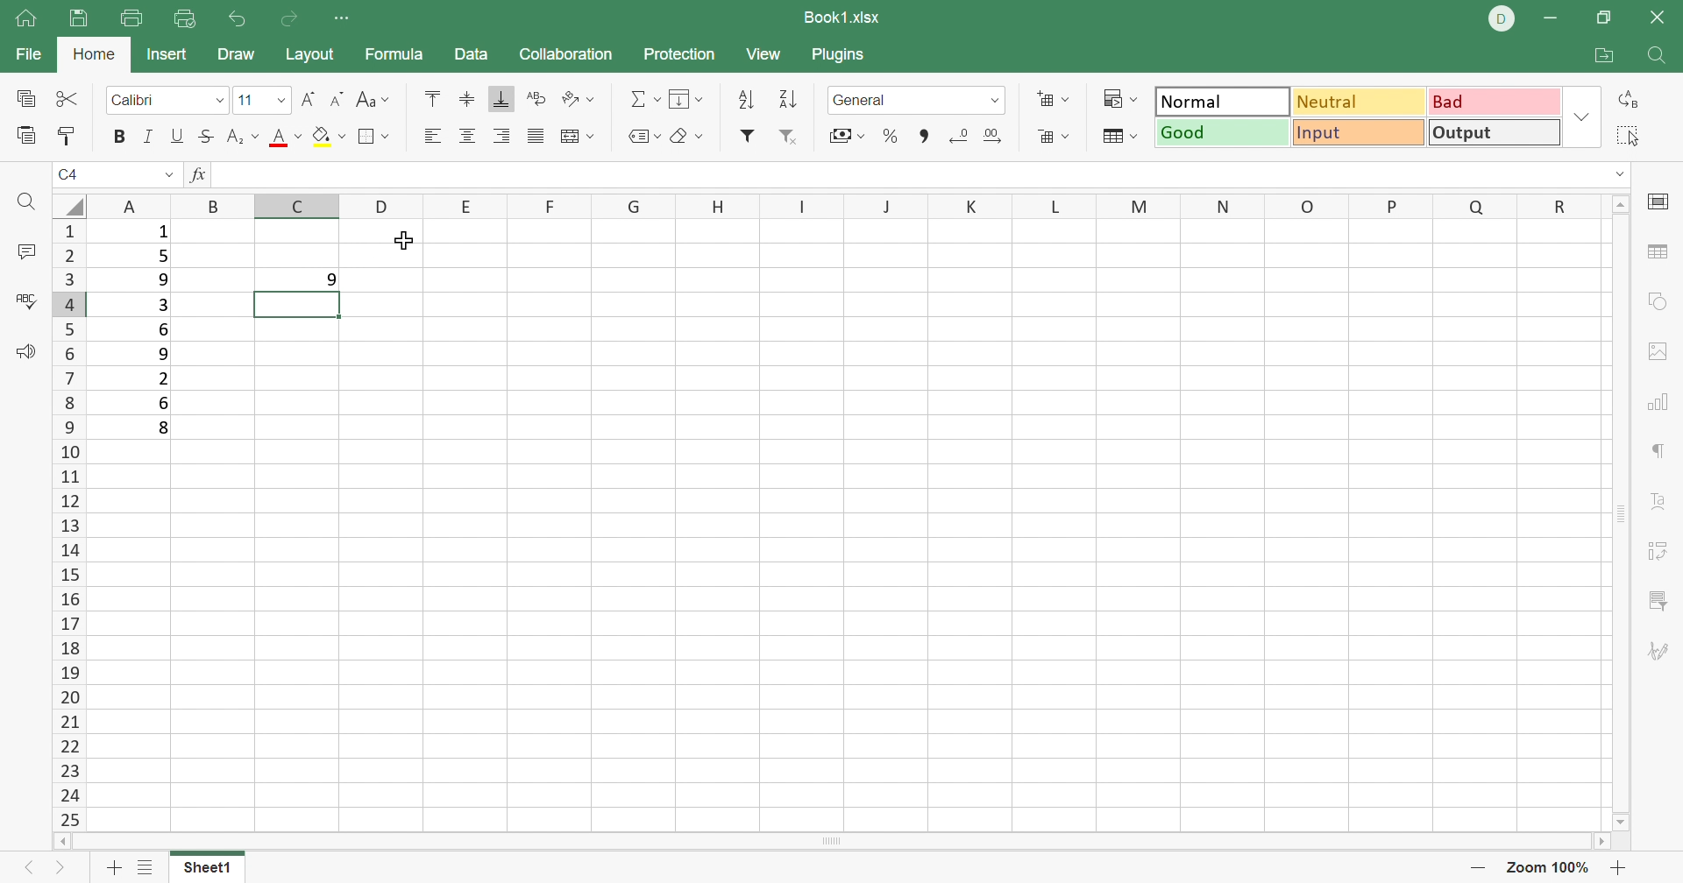 This screenshot has width=1683, height=883. I want to click on Drop Down, so click(219, 100).